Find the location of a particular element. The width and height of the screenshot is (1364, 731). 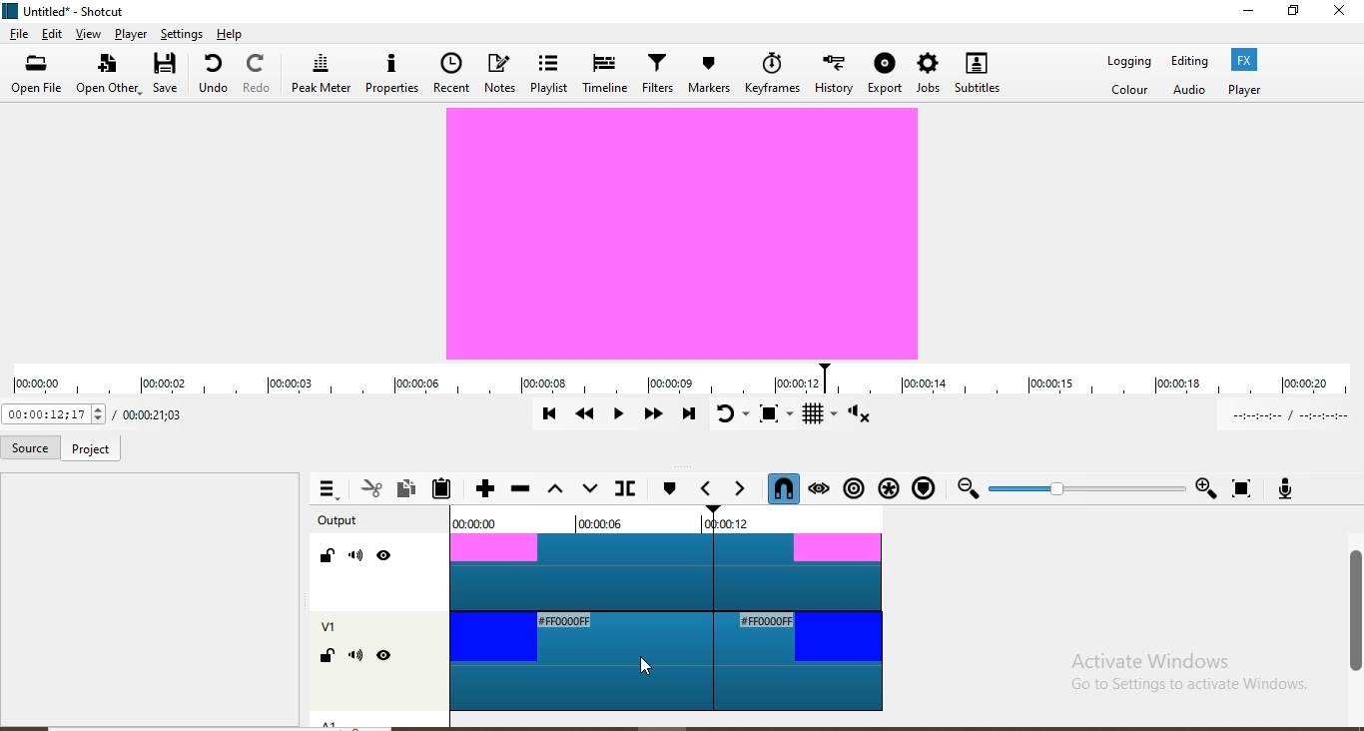

Ripple is located at coordinates (853, 487).